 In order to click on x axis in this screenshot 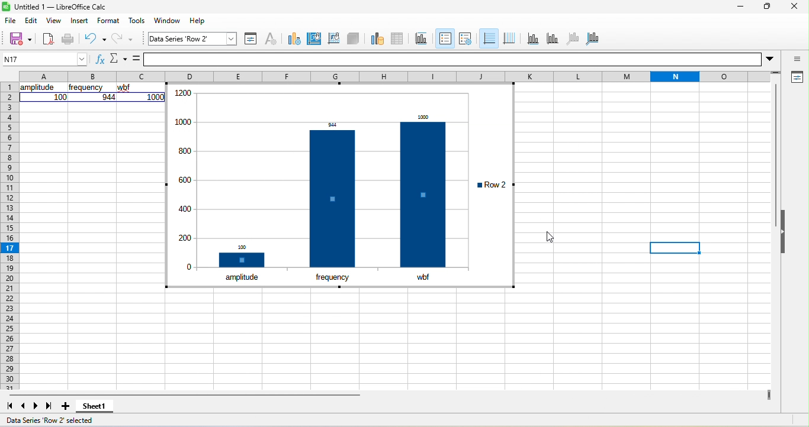, I will do `click(534, 38)`.